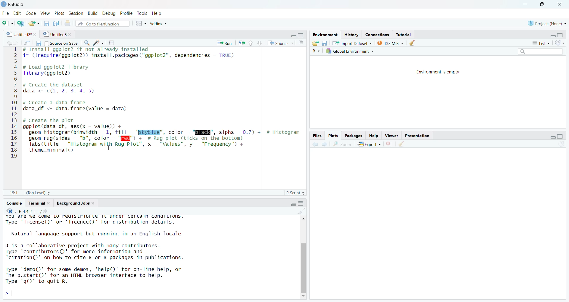 Image resolution: width=569 pixels, height=302 pixels. What do you see at coordinates (413, 43) in the screenshot?
I see `Clear environment` at bounding box center [413, 43].